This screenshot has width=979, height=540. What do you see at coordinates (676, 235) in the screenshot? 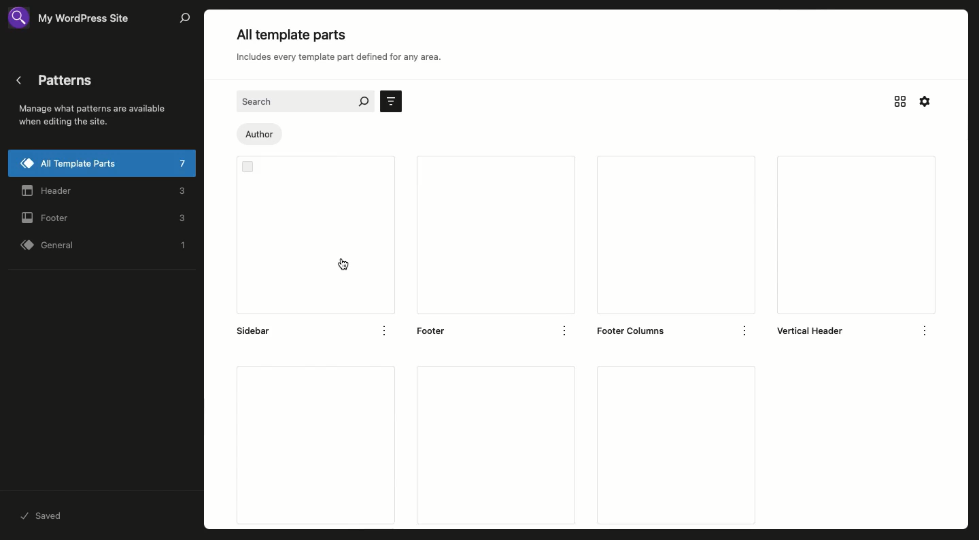
I see `Footer columns` at bounding box center [676, 235].